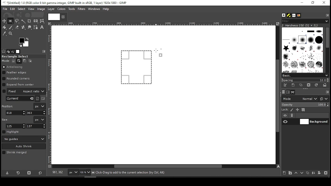  What do you see at coordinates (24, 21) in the screenshot?
I see `fuzzy selection tool` at bounding box center [24, 21].